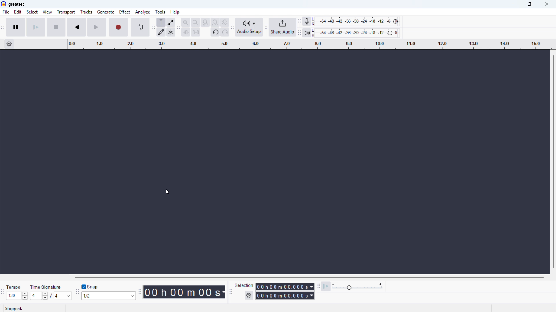 This screenshot has width=556, height=312. What do you see at coordinates (513, 4) in the screenshot?
I see `minimise ` at bounding box center [513, 4].